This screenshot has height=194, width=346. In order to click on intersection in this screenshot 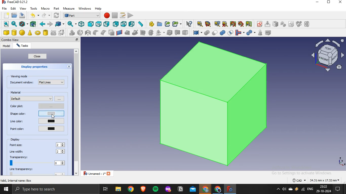, I will do `click(231, 32)`.